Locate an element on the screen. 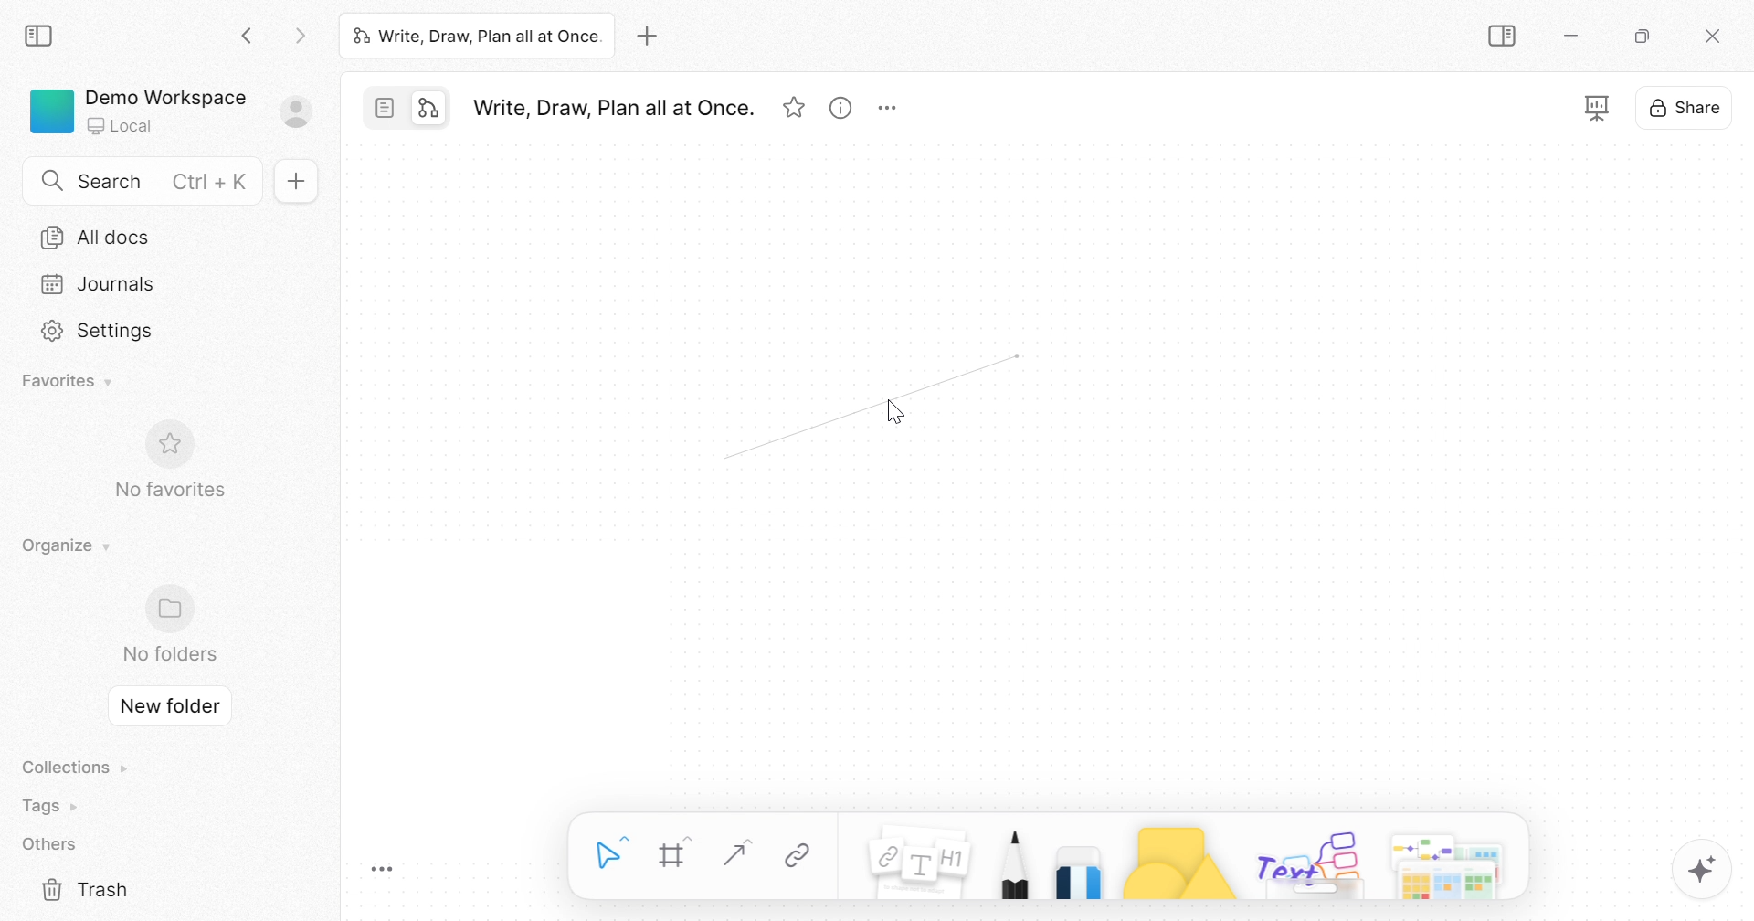  Restore down is located at coordinates (1642, 38).